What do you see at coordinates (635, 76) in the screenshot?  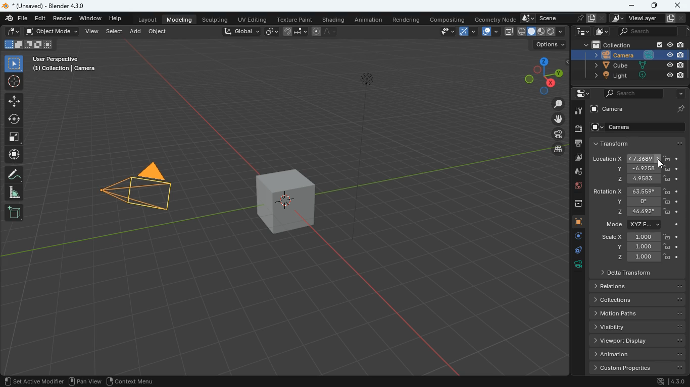 I see `light` at bounding box center [635, 76].